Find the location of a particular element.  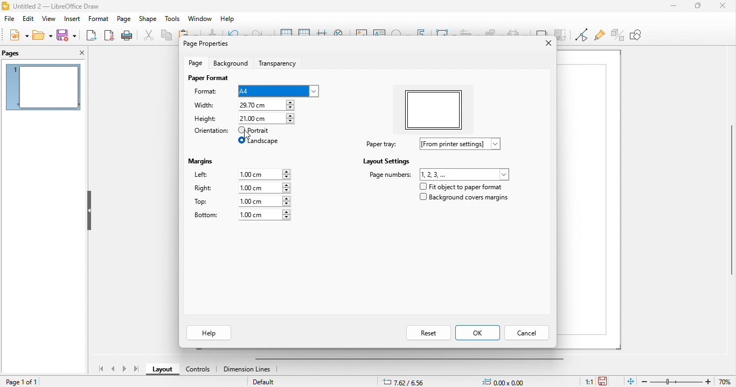

right is located at coordinates (241, 188).